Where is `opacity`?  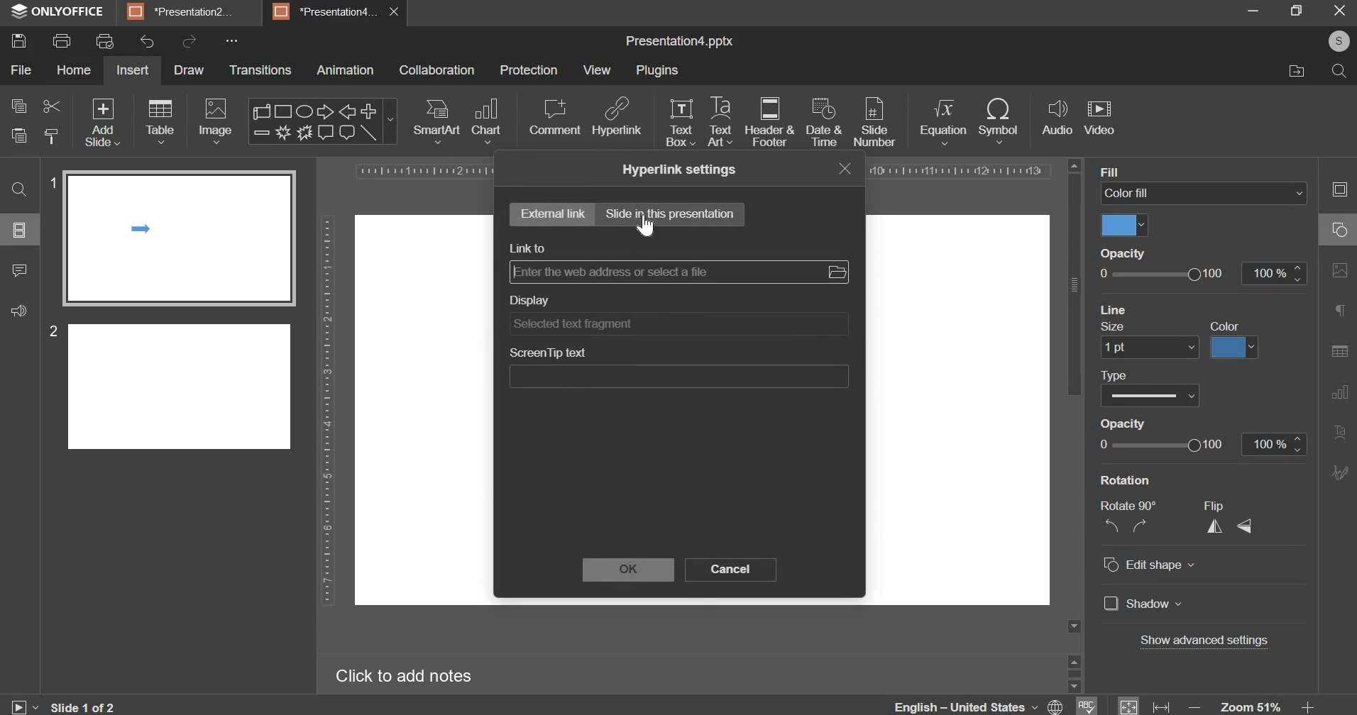 opacity is located at coordinates (1204, 272).